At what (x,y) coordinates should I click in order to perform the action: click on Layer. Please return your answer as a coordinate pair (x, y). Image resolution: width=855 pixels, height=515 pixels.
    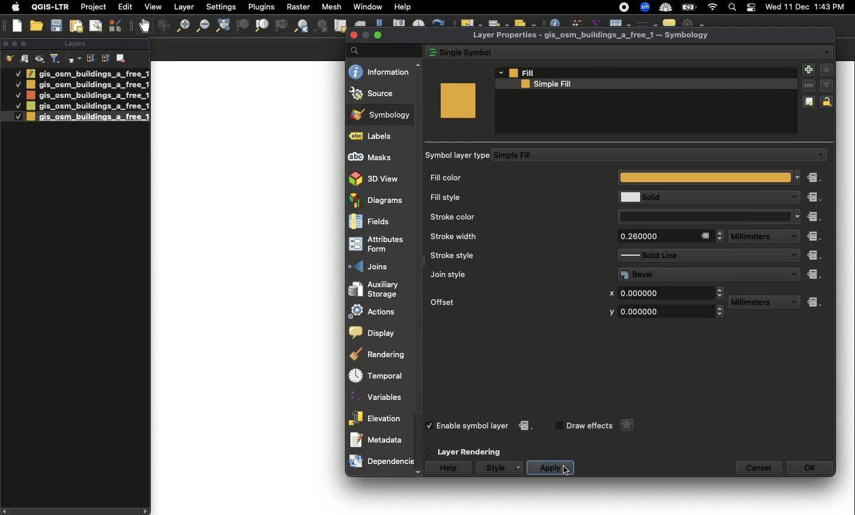
    Looking at the image, I should click on (185, 7).